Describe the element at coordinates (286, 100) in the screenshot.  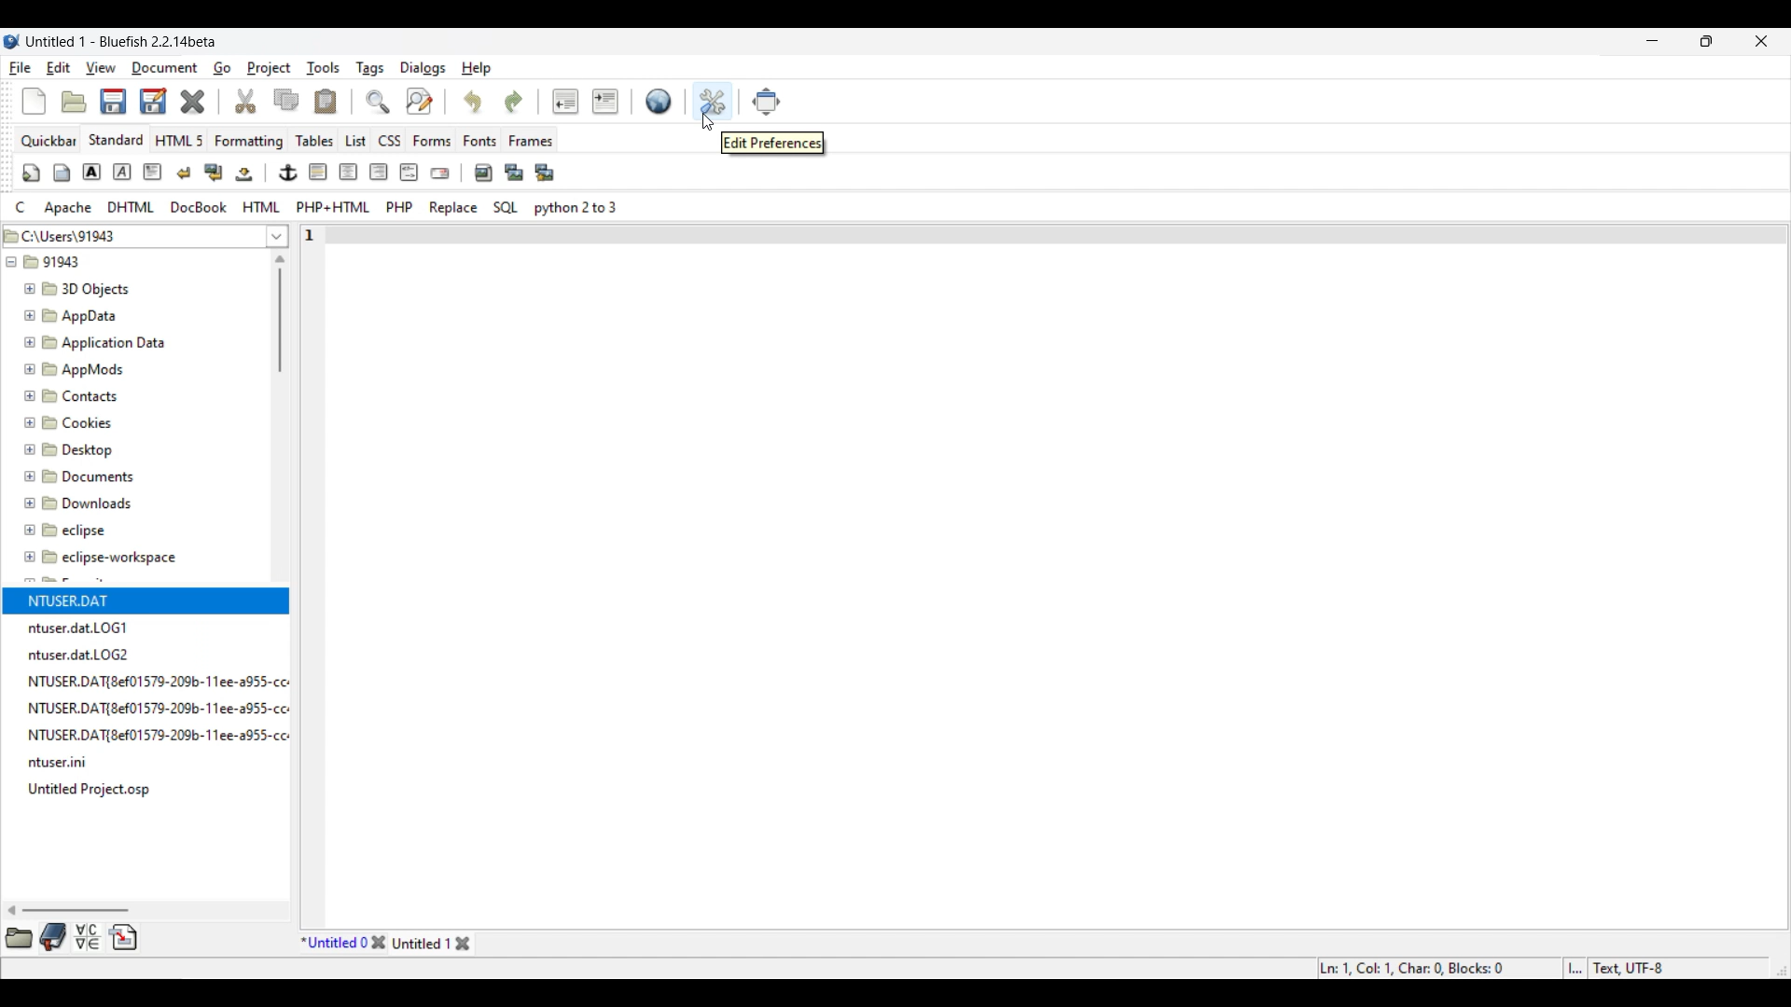
I see `Copy` at that location.